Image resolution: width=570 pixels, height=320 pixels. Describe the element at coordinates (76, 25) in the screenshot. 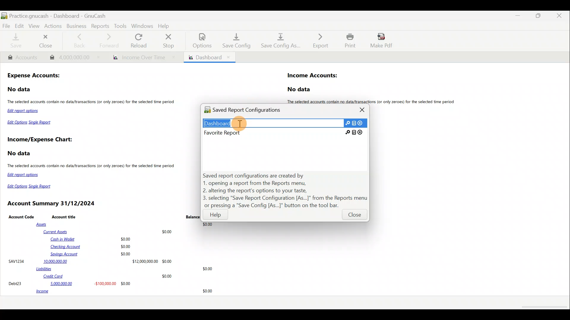

I see `Business` at that location.